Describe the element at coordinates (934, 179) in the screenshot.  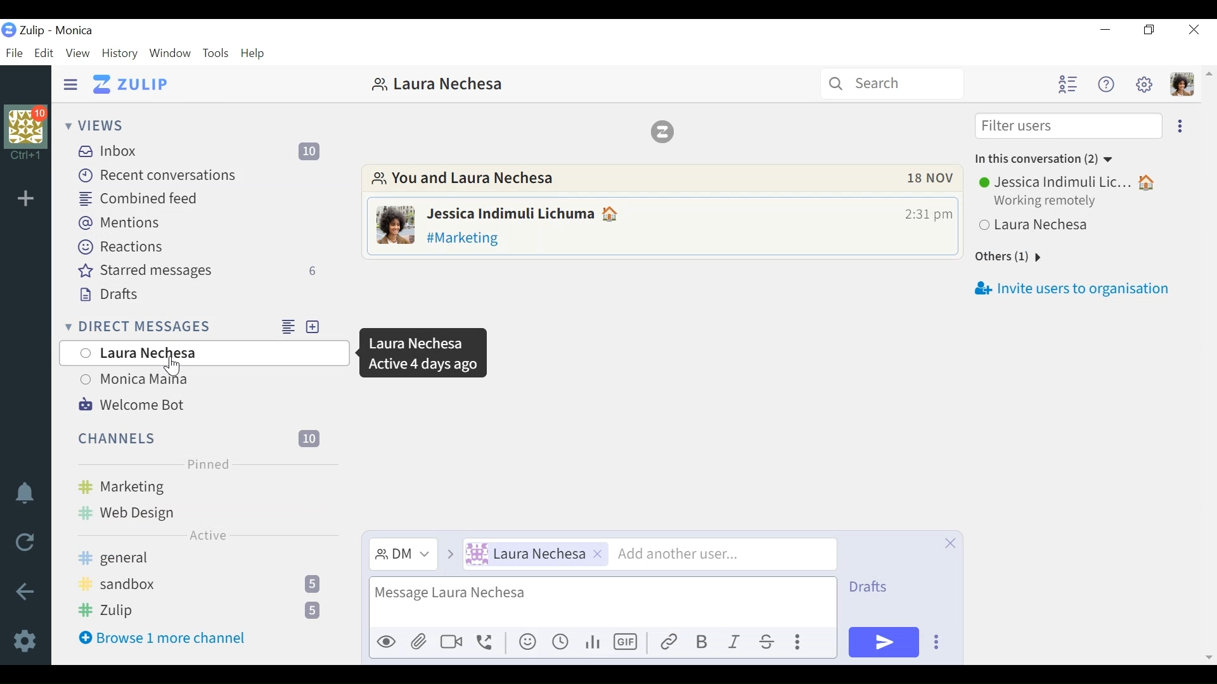
I see `Date` at that location.